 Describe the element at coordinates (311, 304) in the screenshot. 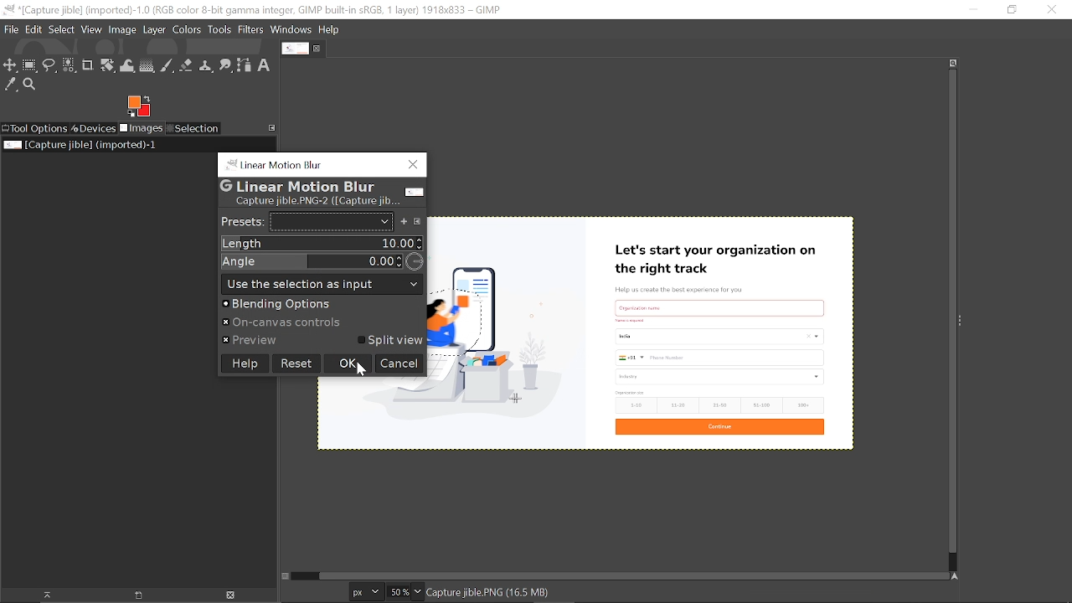

I see `Blending options` at that location.